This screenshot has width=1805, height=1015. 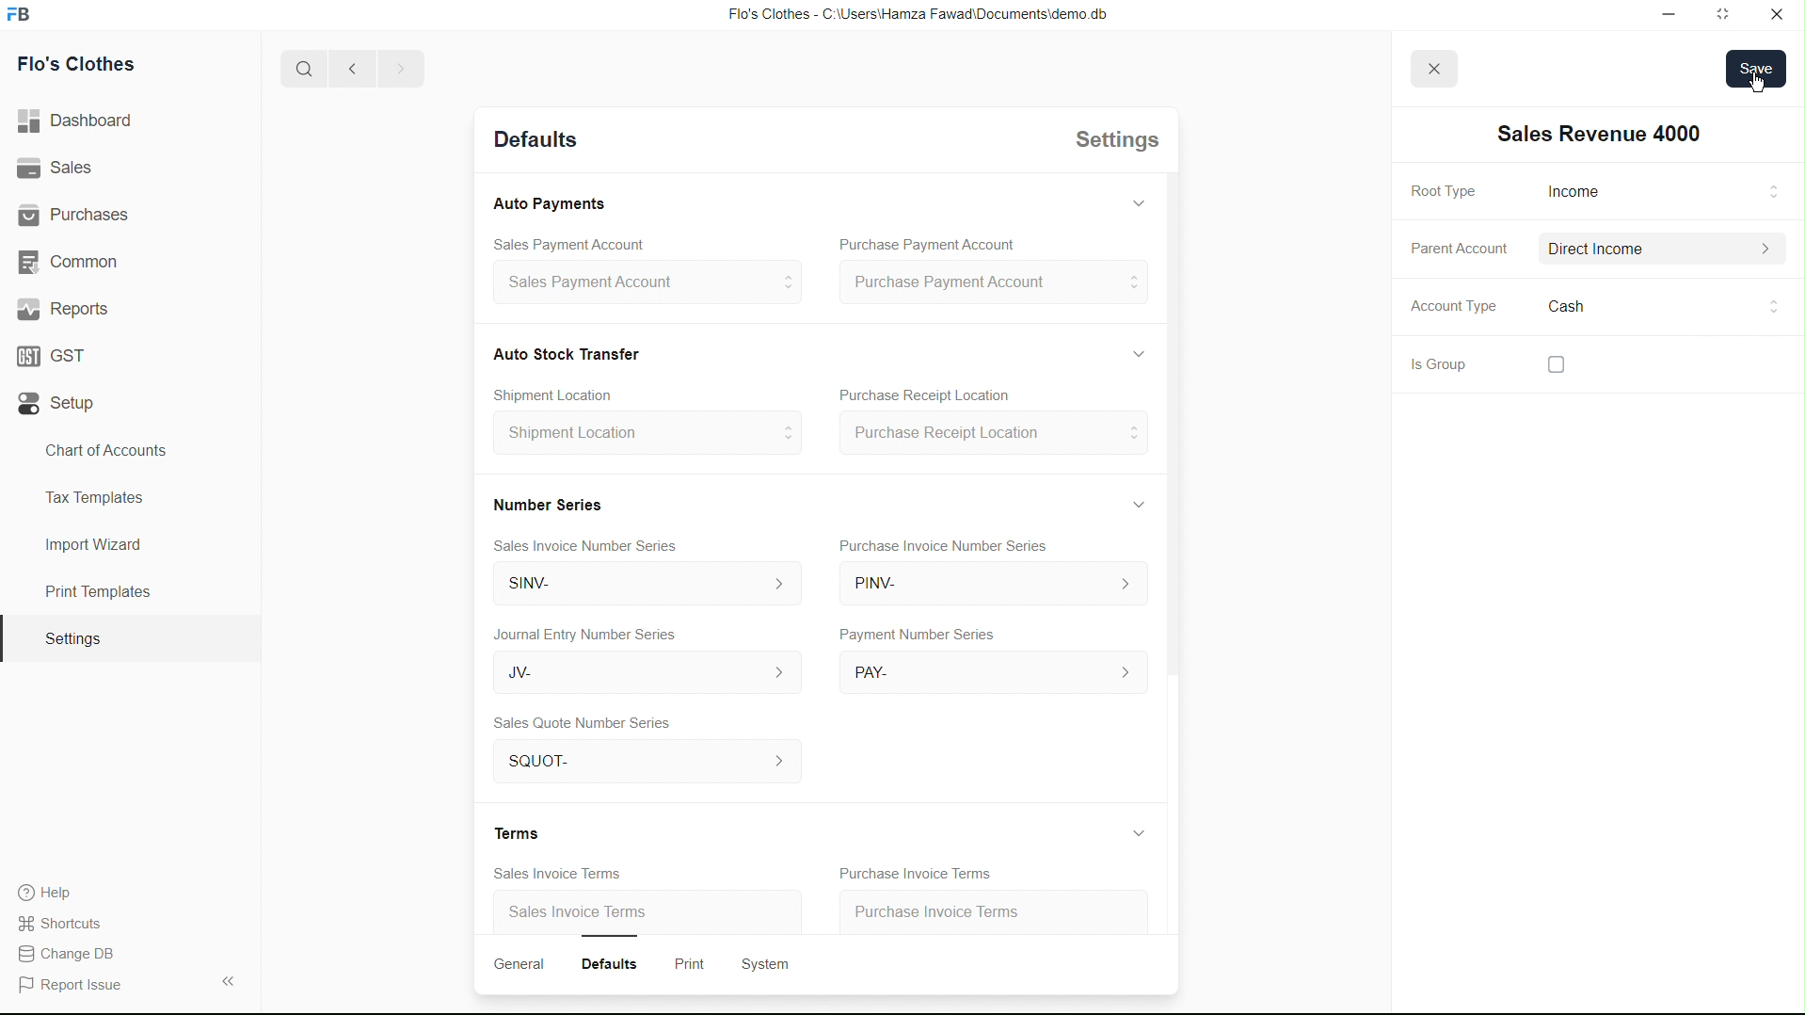 I want to click on Purchase Invoice Terms, so click(x=911, y=871).